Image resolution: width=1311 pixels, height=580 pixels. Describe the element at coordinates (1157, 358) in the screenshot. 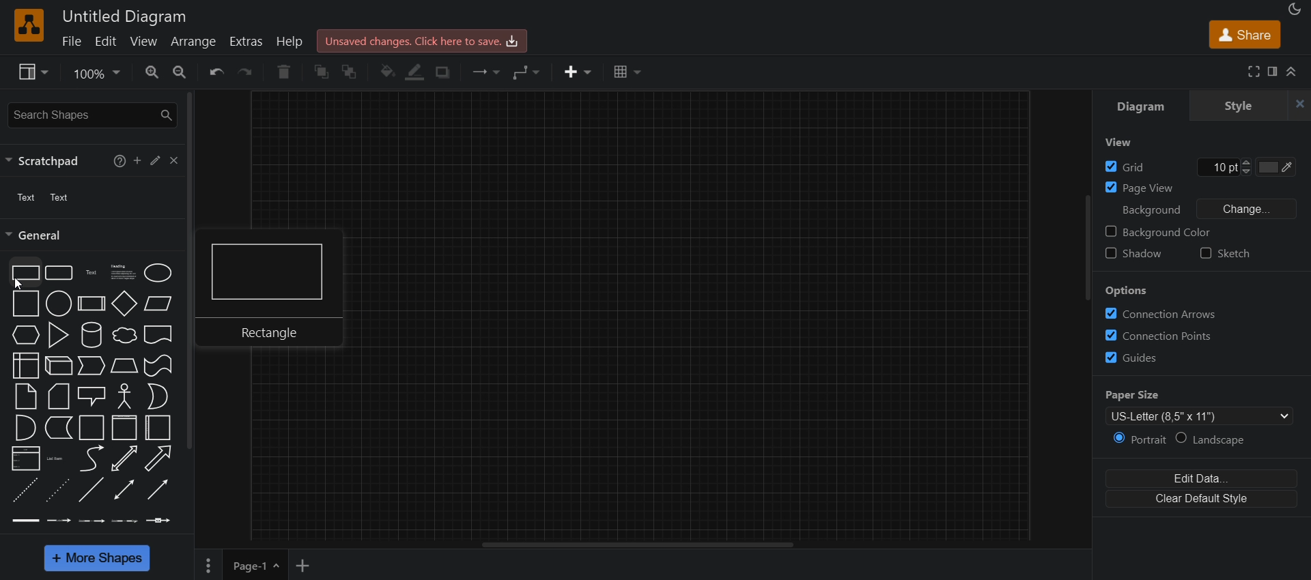

I see `guides` at that location.